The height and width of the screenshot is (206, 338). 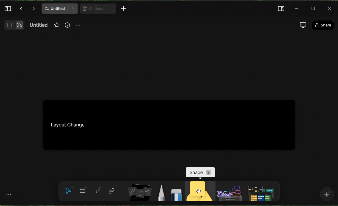 I want to click on curve, so click(x=98, y=190).